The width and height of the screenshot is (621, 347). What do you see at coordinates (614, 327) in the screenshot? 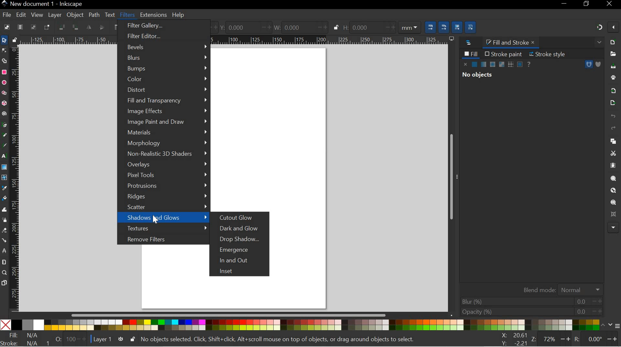
I see `CONFIGURE` at bounding box center [614, 327].